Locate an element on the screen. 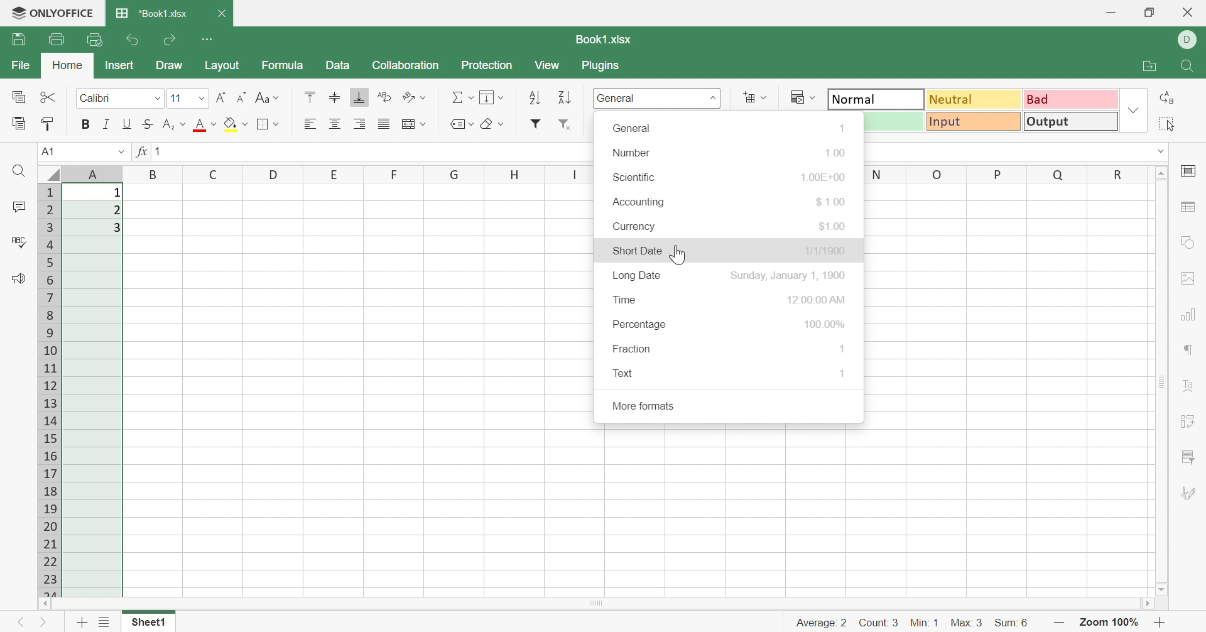 Image resolution: width=1206 pixels, height=632 pixels. Bad is located at coordinates (1070, 99).